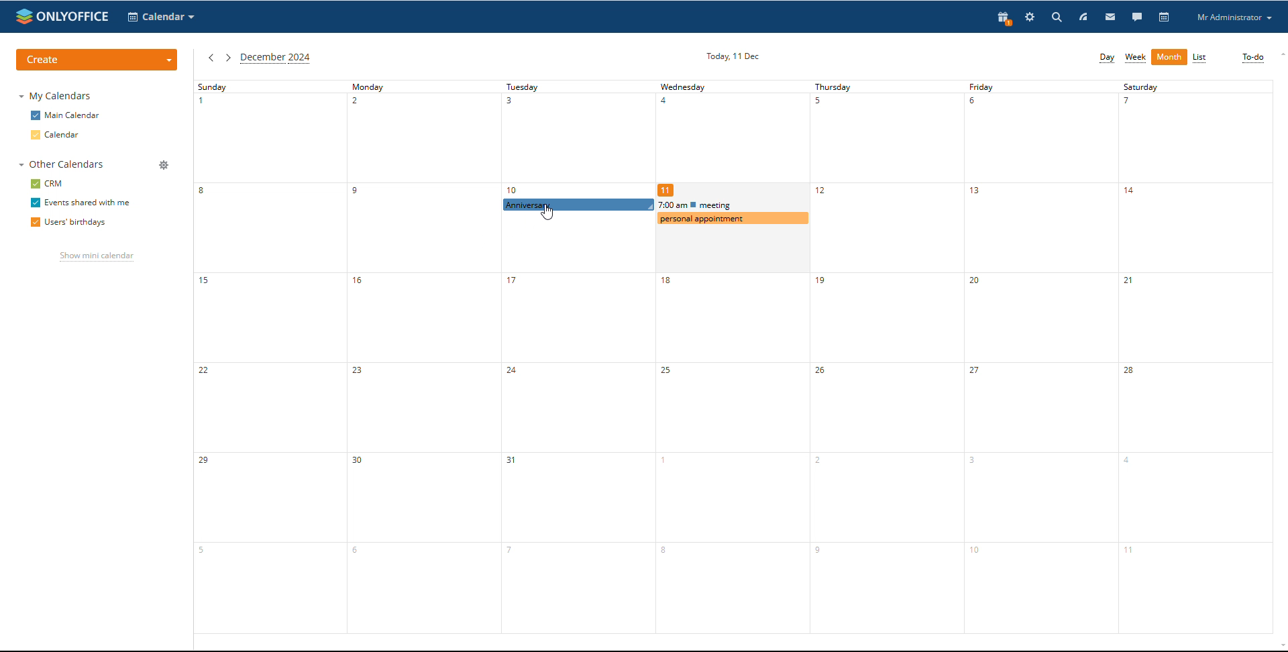 The image size is (1288, 652). What do you see at coordinates (1059, 17) in the screenshot?
I see `search` at bounding box center [1059, 17].